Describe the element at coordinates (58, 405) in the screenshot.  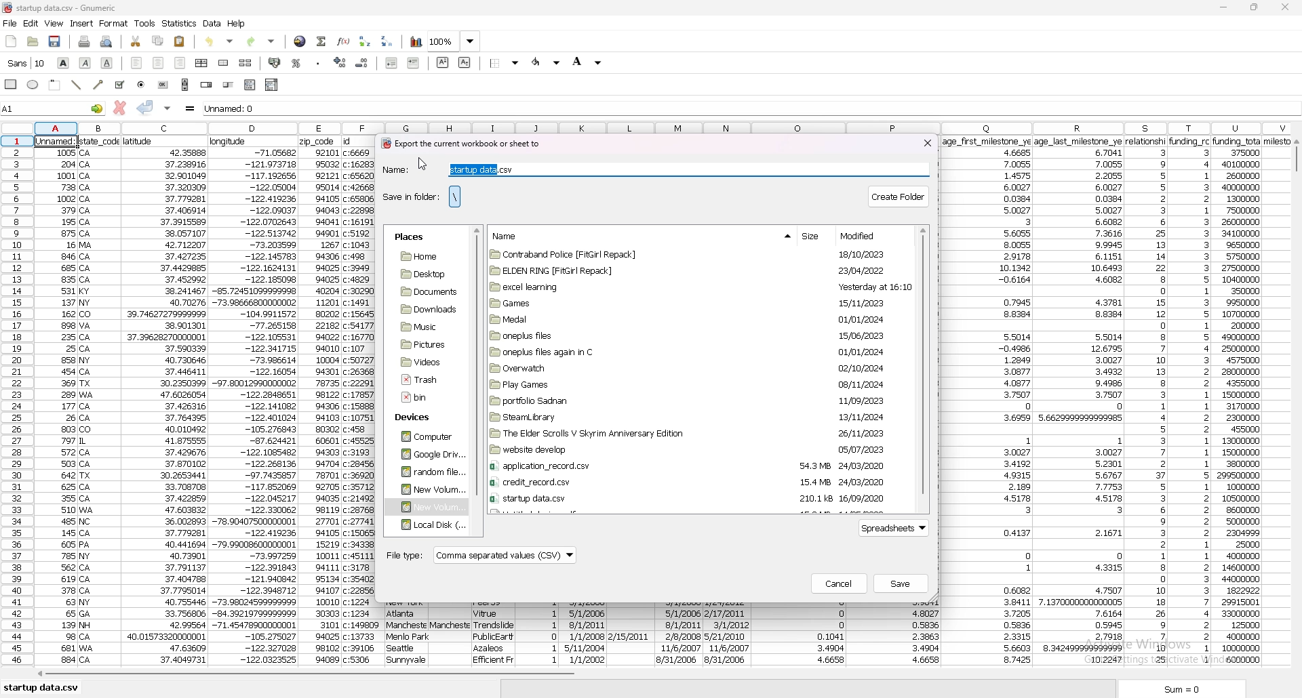
I see `data` at that location.